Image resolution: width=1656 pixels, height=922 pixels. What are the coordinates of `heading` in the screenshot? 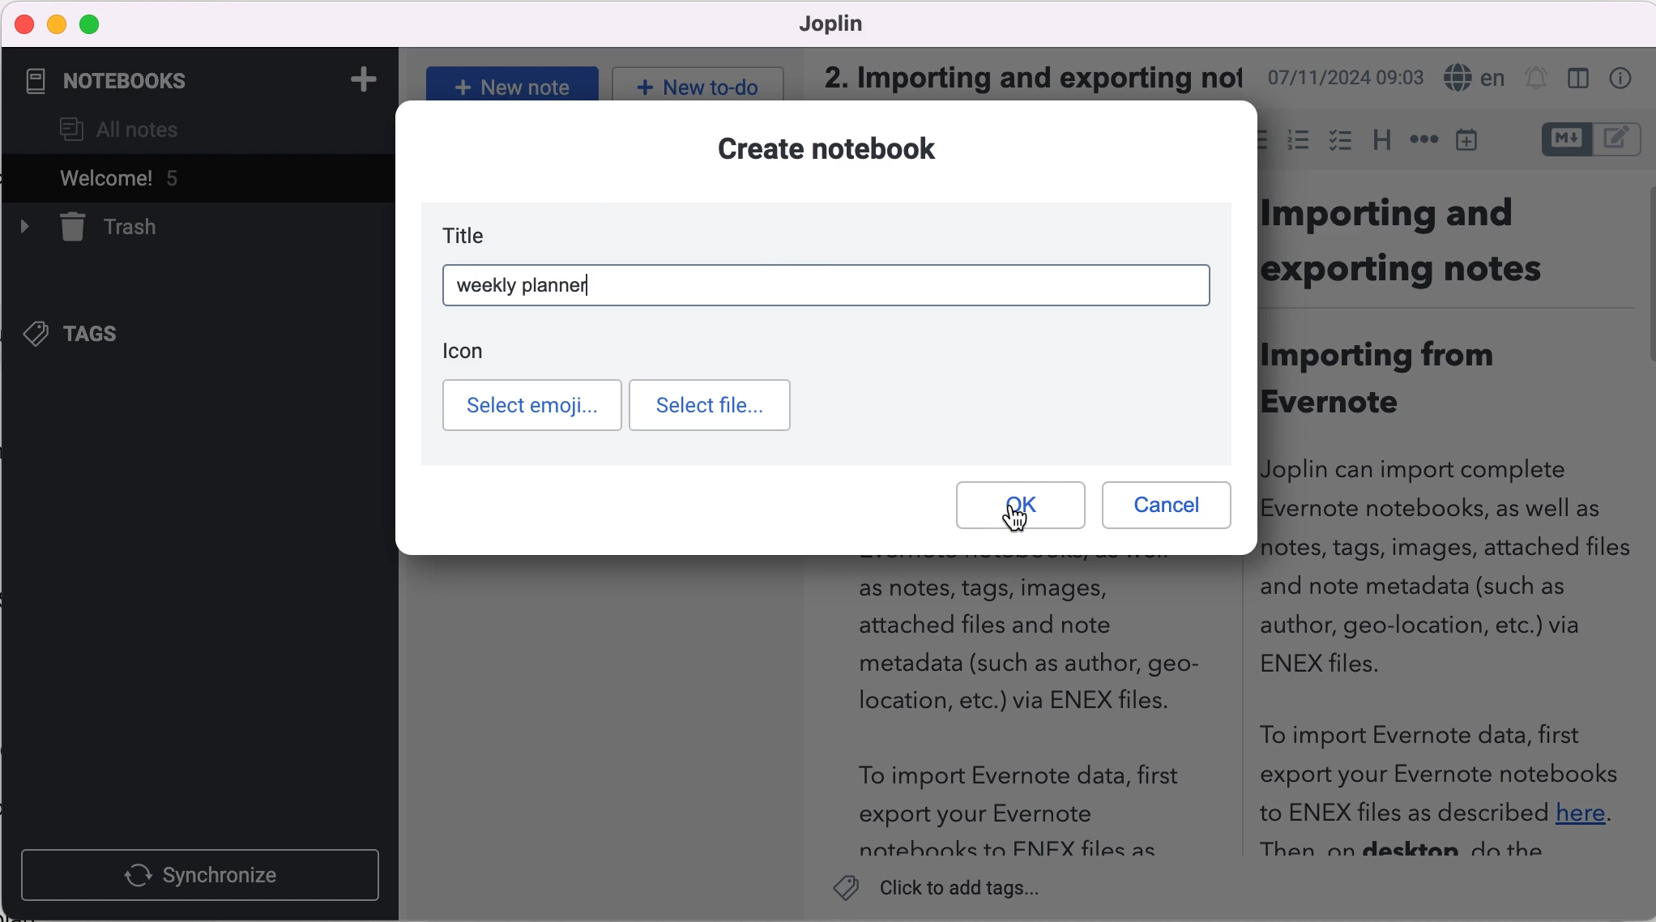 It's located at (1381, 138).